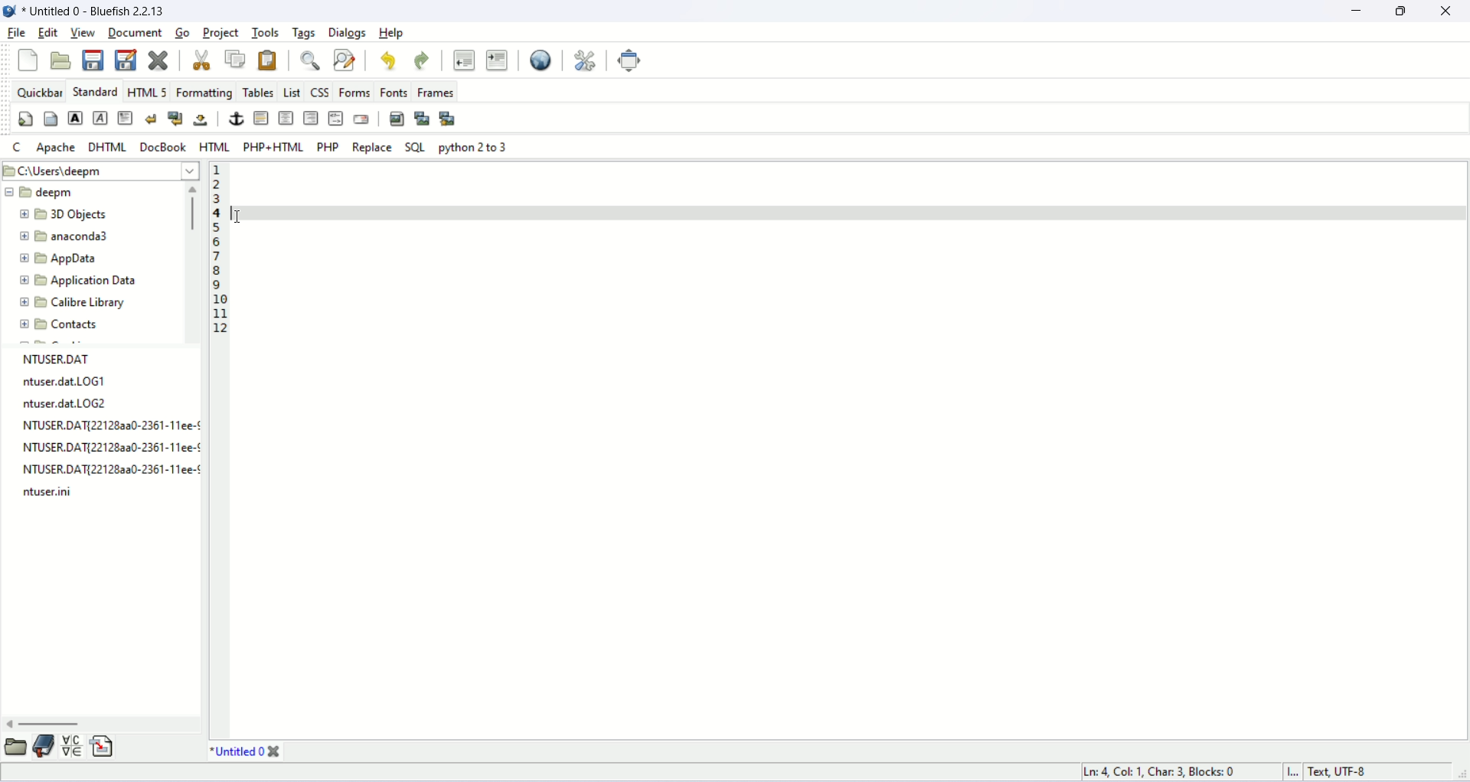 This screenshot has width=1470, height=782. What do you see at coordinates (57, 148) in the screenshot?
I see `apache` at bounding box center [57, 148].